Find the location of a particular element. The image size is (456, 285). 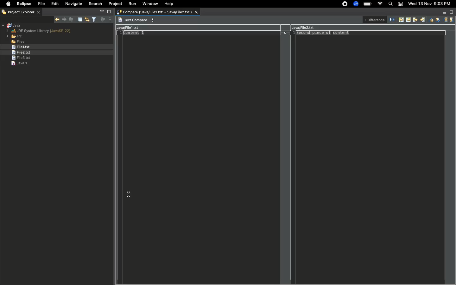

Next change is located at coordinates (444, 20).